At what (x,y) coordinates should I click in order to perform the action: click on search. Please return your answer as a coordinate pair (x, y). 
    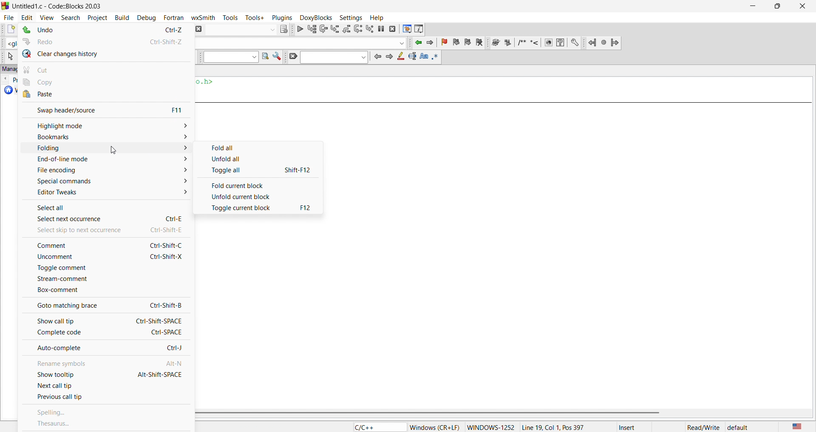
    Looking at the image, I should click on (68, 17).